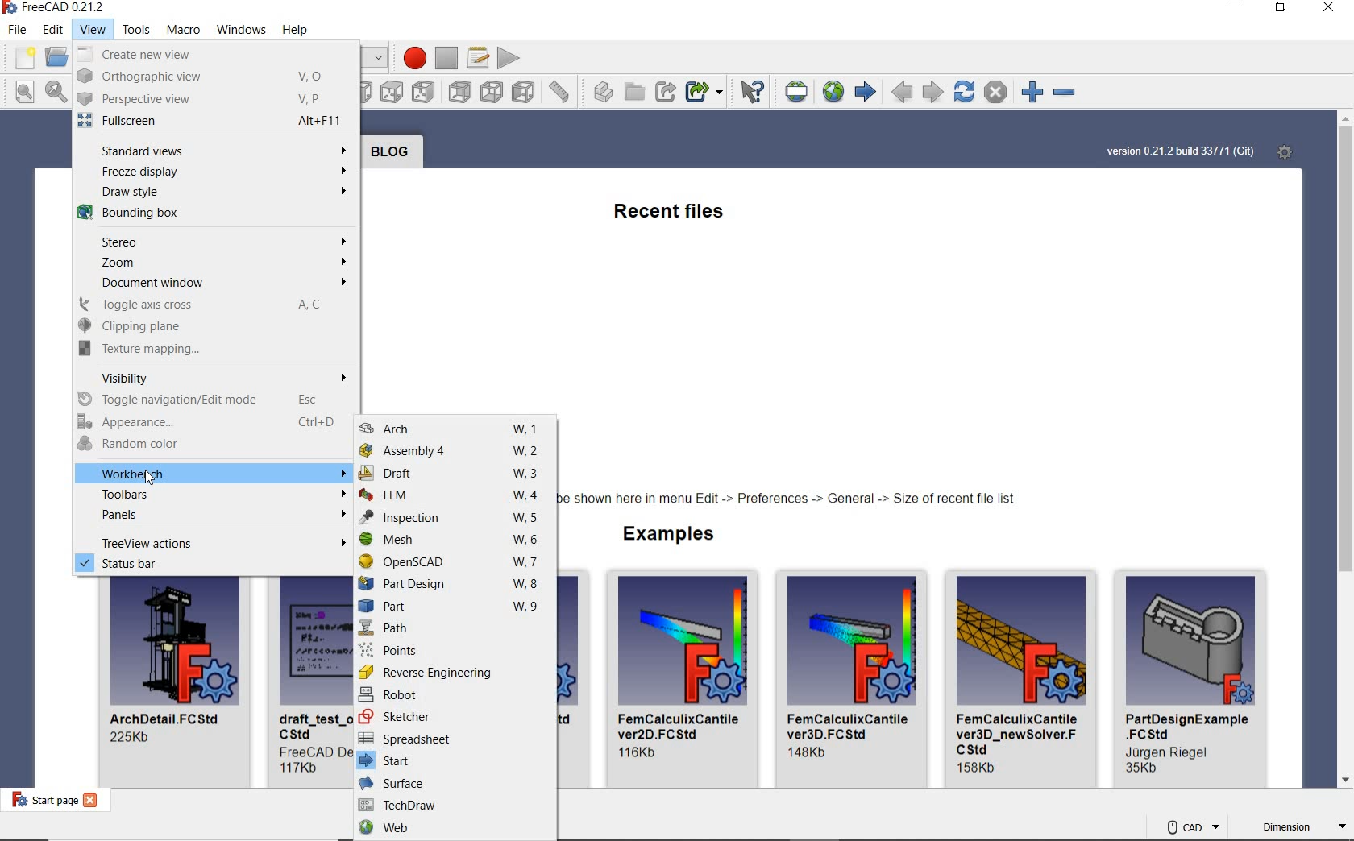  I want to click on refresh webpage, so click(963, 91).